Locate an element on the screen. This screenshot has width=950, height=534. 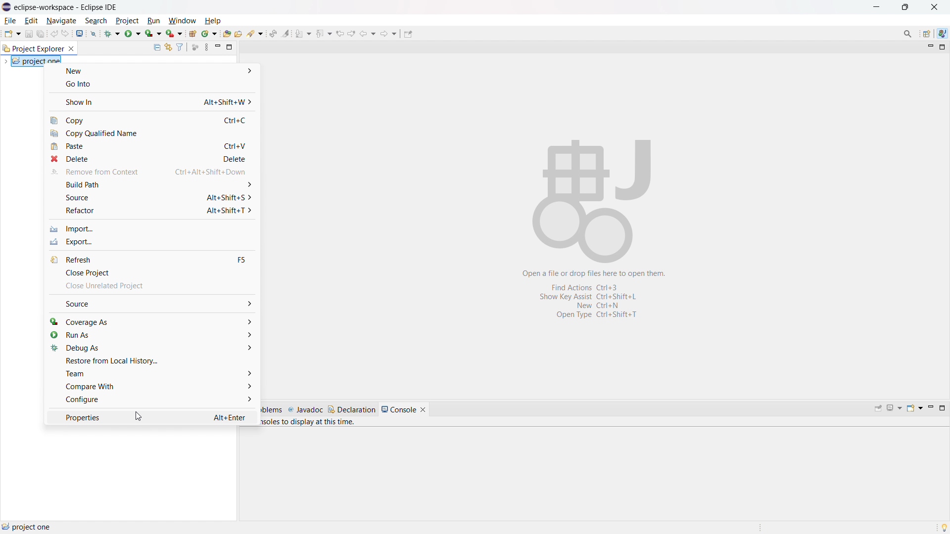
run is located at coordinates (154, 21).